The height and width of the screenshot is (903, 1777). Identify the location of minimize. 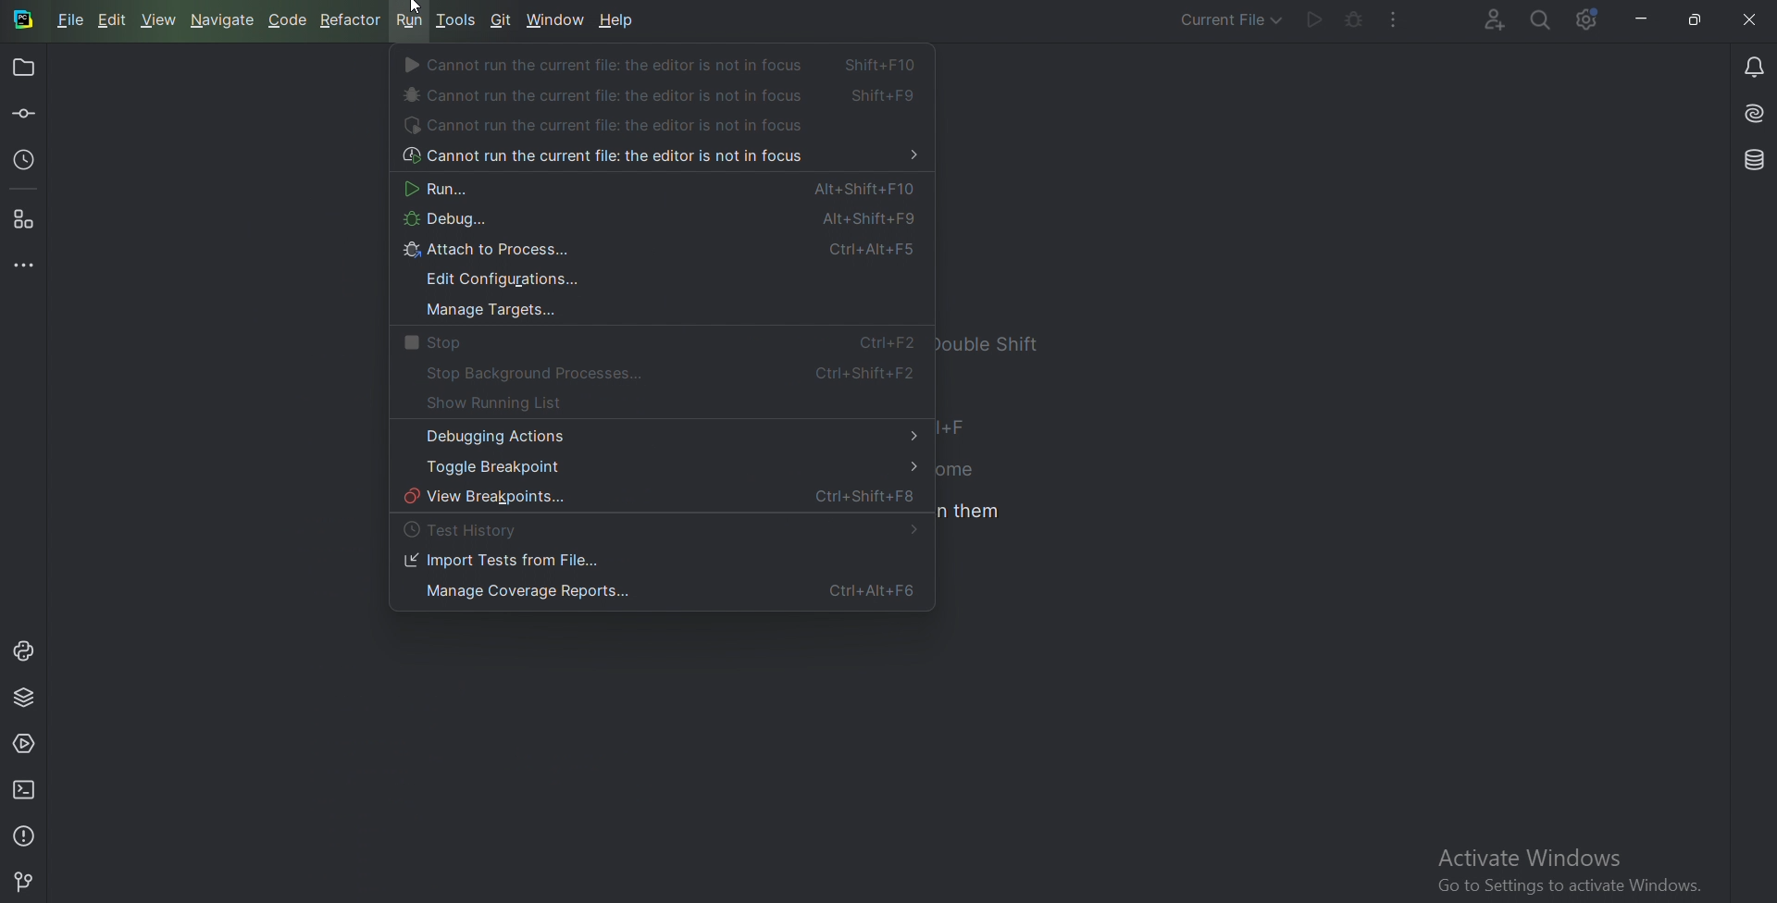
(1637, 19).